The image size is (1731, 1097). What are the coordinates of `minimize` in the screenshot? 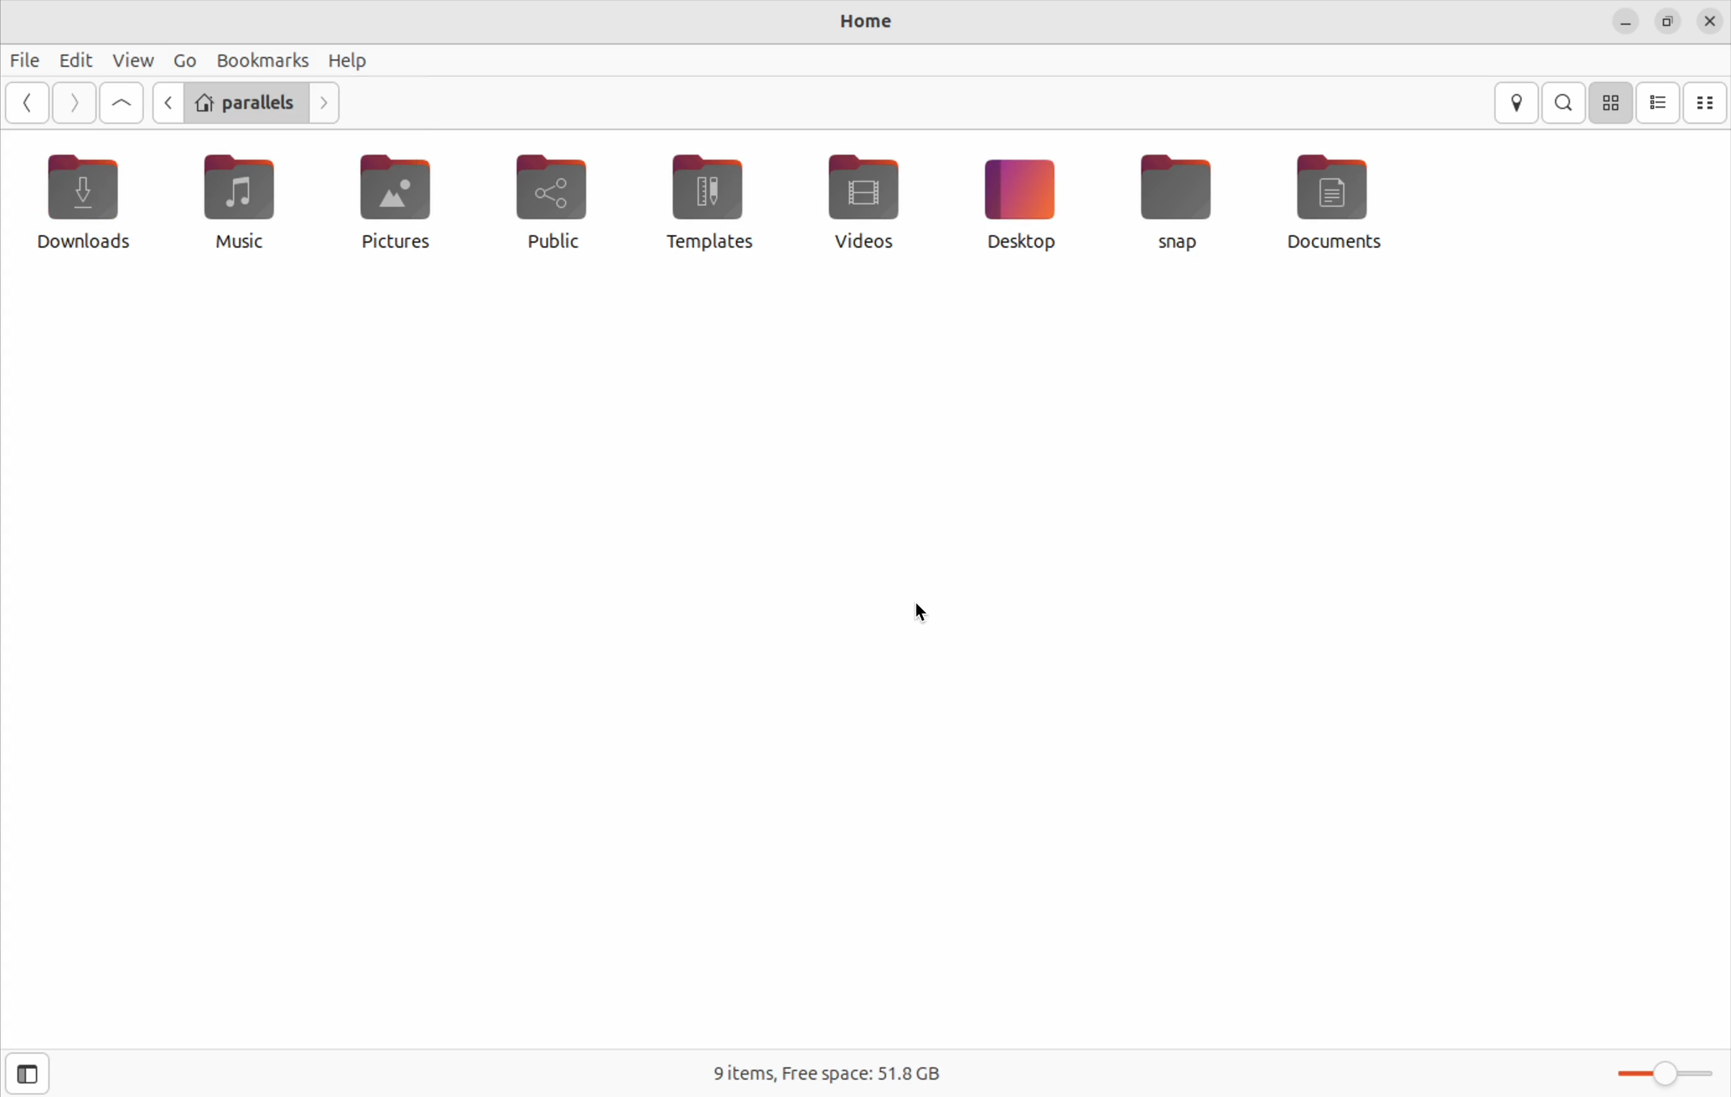 It's located at (1625, 23).